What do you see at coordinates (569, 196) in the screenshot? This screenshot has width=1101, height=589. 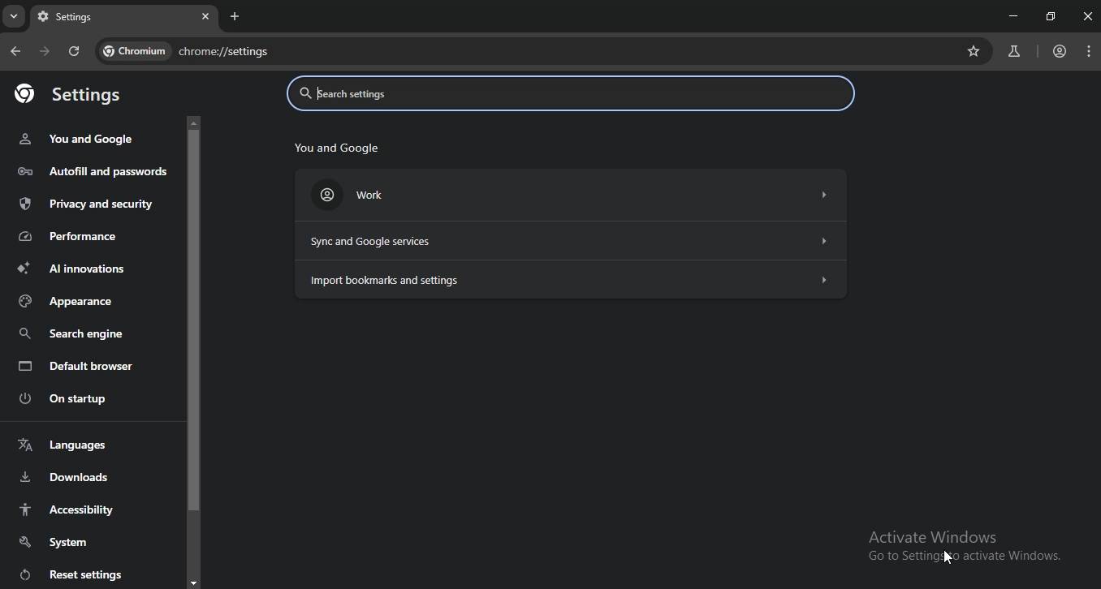 I see `work` at bounding box center [569, 196].